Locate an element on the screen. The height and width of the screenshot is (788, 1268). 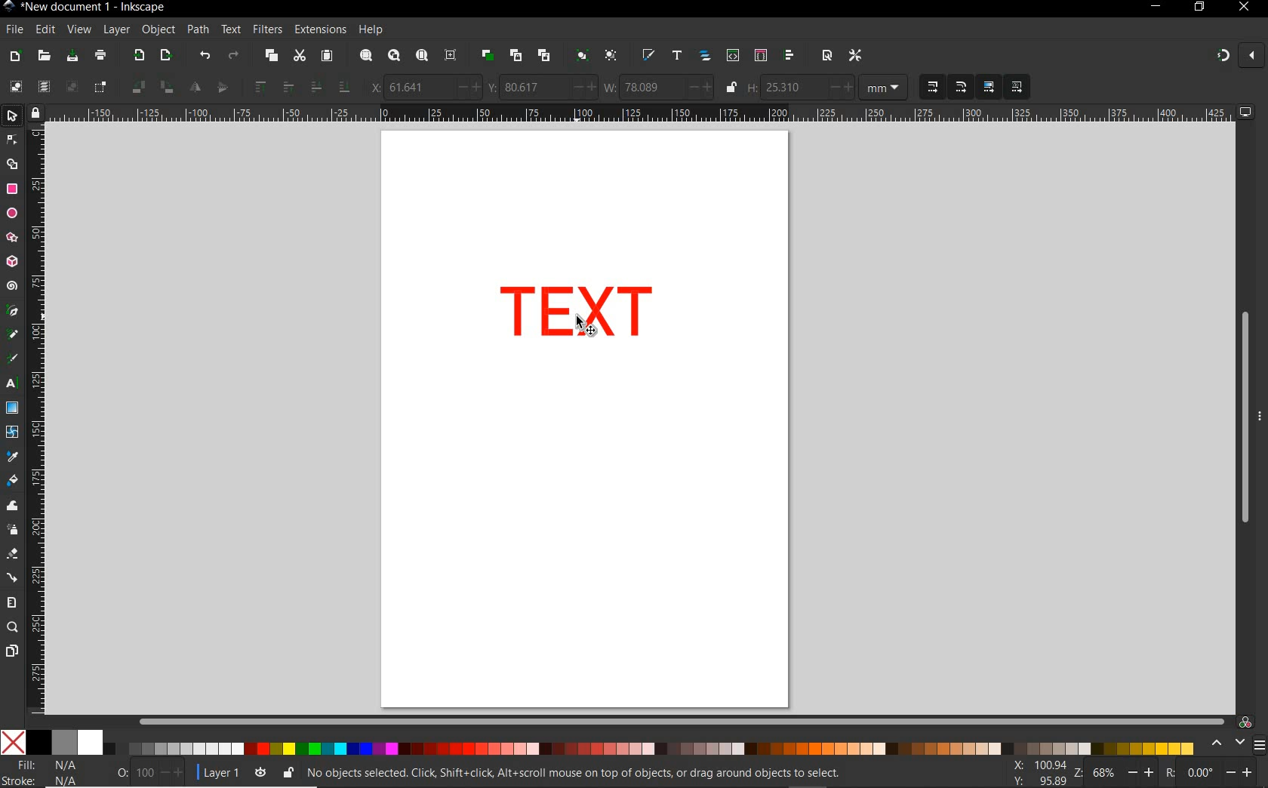
rectangle tool is located at coordinates (12, 189).